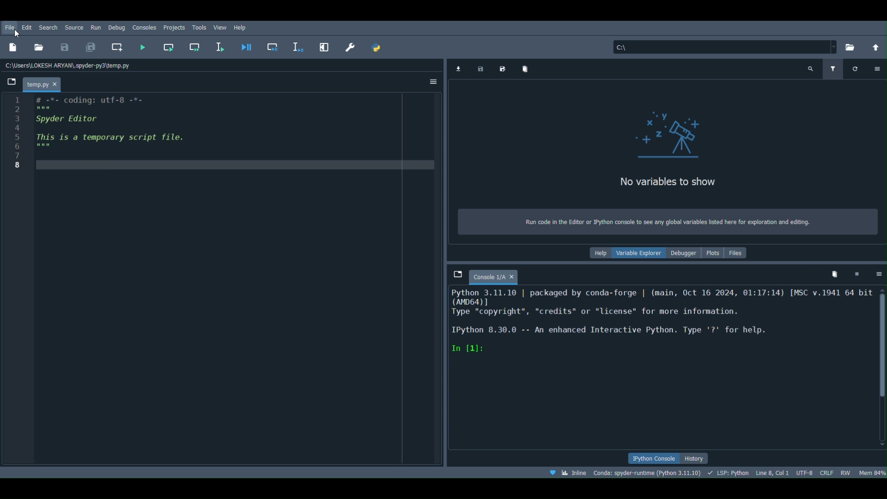  Describe the element at coordinates (729, 473) in the screenshot. I see `Completions, linting, code folding and symbols status` at that location.